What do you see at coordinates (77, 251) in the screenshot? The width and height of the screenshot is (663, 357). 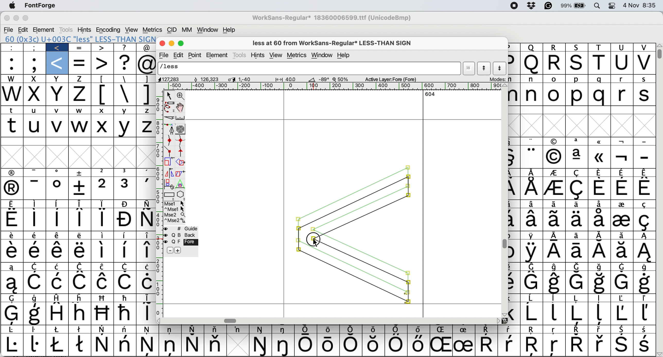 I see `Symbol` at bounding box center [77, 251].